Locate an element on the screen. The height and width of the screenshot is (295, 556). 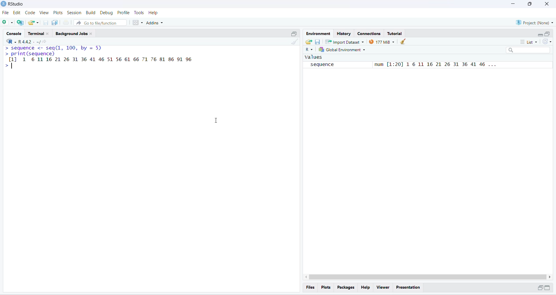
add R file is located at coordinates (20, 23).